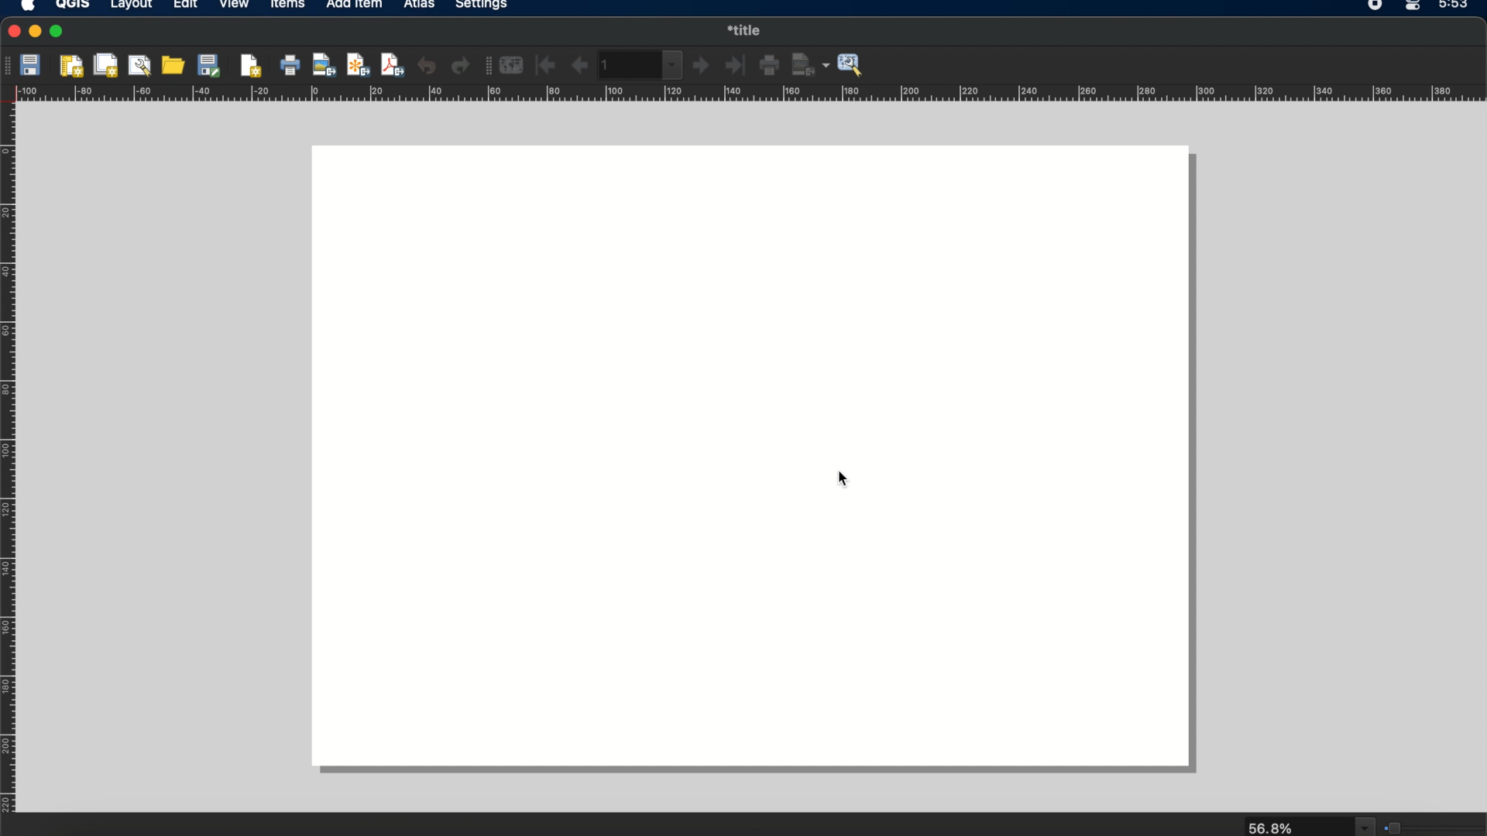 This screenshot has width=1487, height=836. I want to click on minimize, so click(35, 31).